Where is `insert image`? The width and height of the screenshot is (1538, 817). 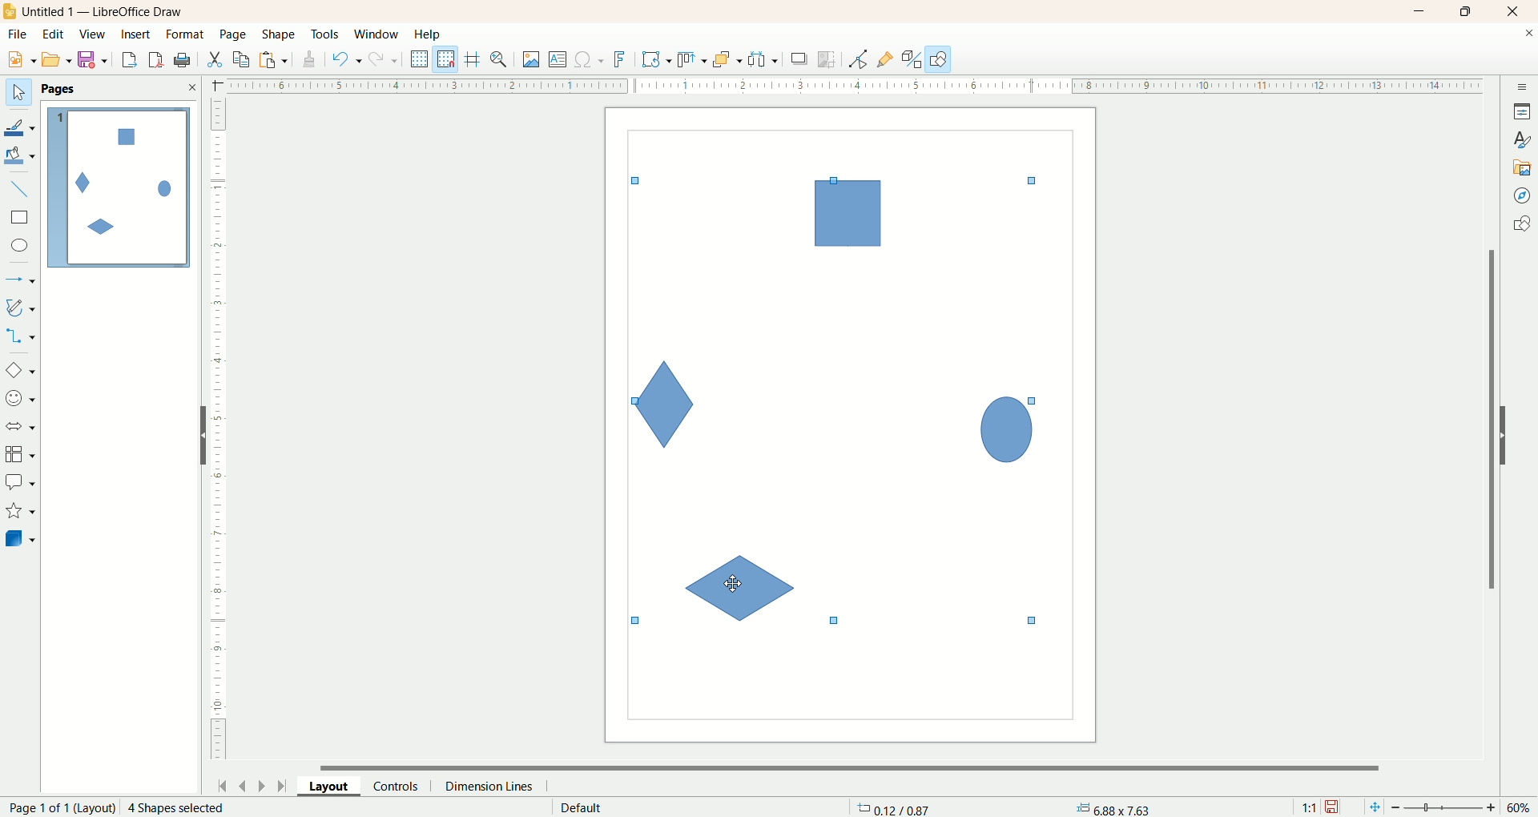 insert image is located at coordinates (532, 60).